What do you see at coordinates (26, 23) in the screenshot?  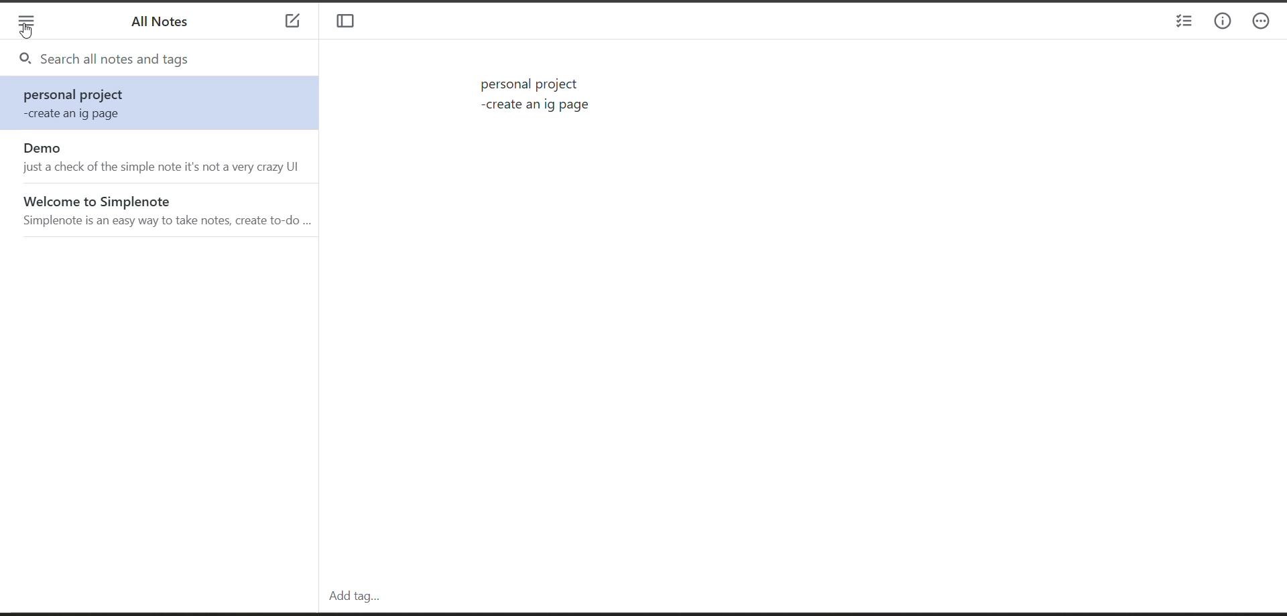 I see `menu` at bounding box center [26, 23].